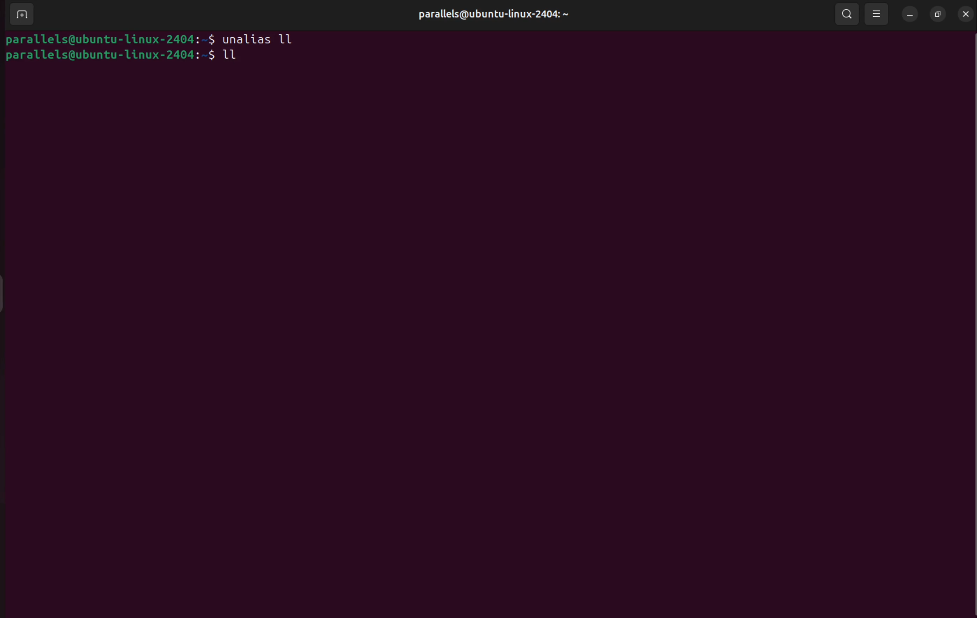 The height and width of the screenshot is (618, 977). What do you see at coordinates (963, 13) in the screenshot?
I see `close` at bounding box center [963, 13].